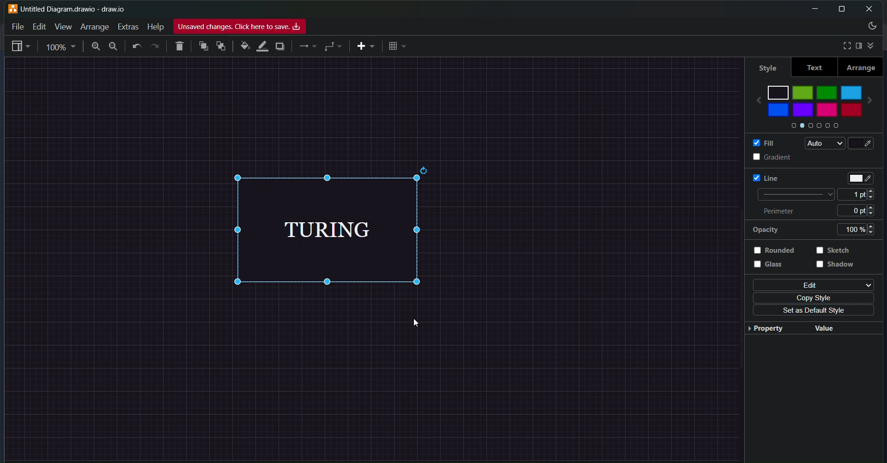  What do you see at coordinates (21, 47) in the screenshot?
I see `sidebar` at bounding box center [21, 47].